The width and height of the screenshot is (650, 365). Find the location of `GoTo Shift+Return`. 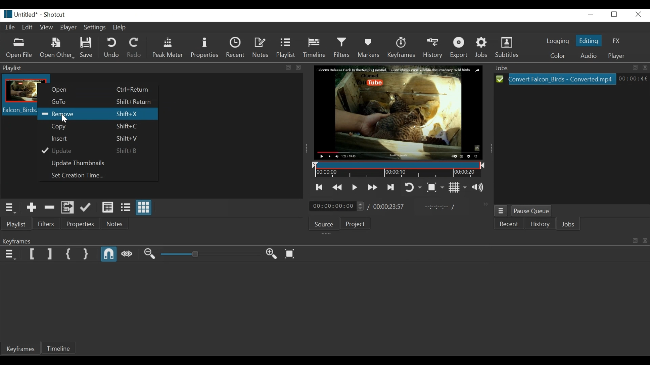

GoTo Shift+Return is located at coordinates (96, 102).